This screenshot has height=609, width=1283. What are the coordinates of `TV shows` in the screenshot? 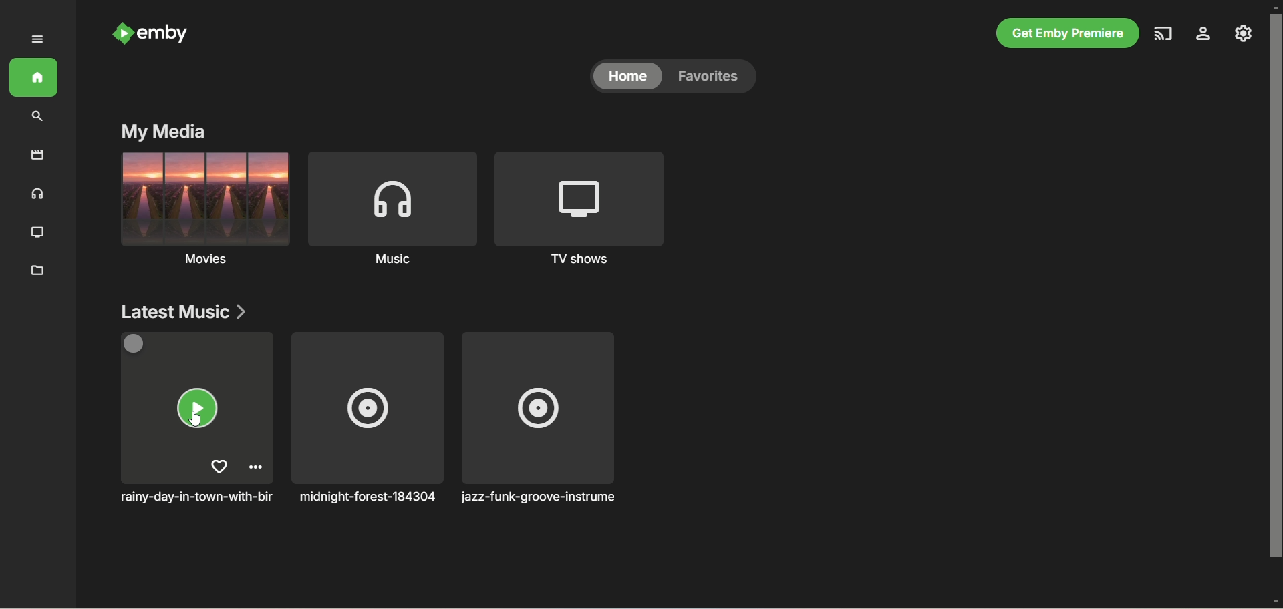 It's located at (577, 207).